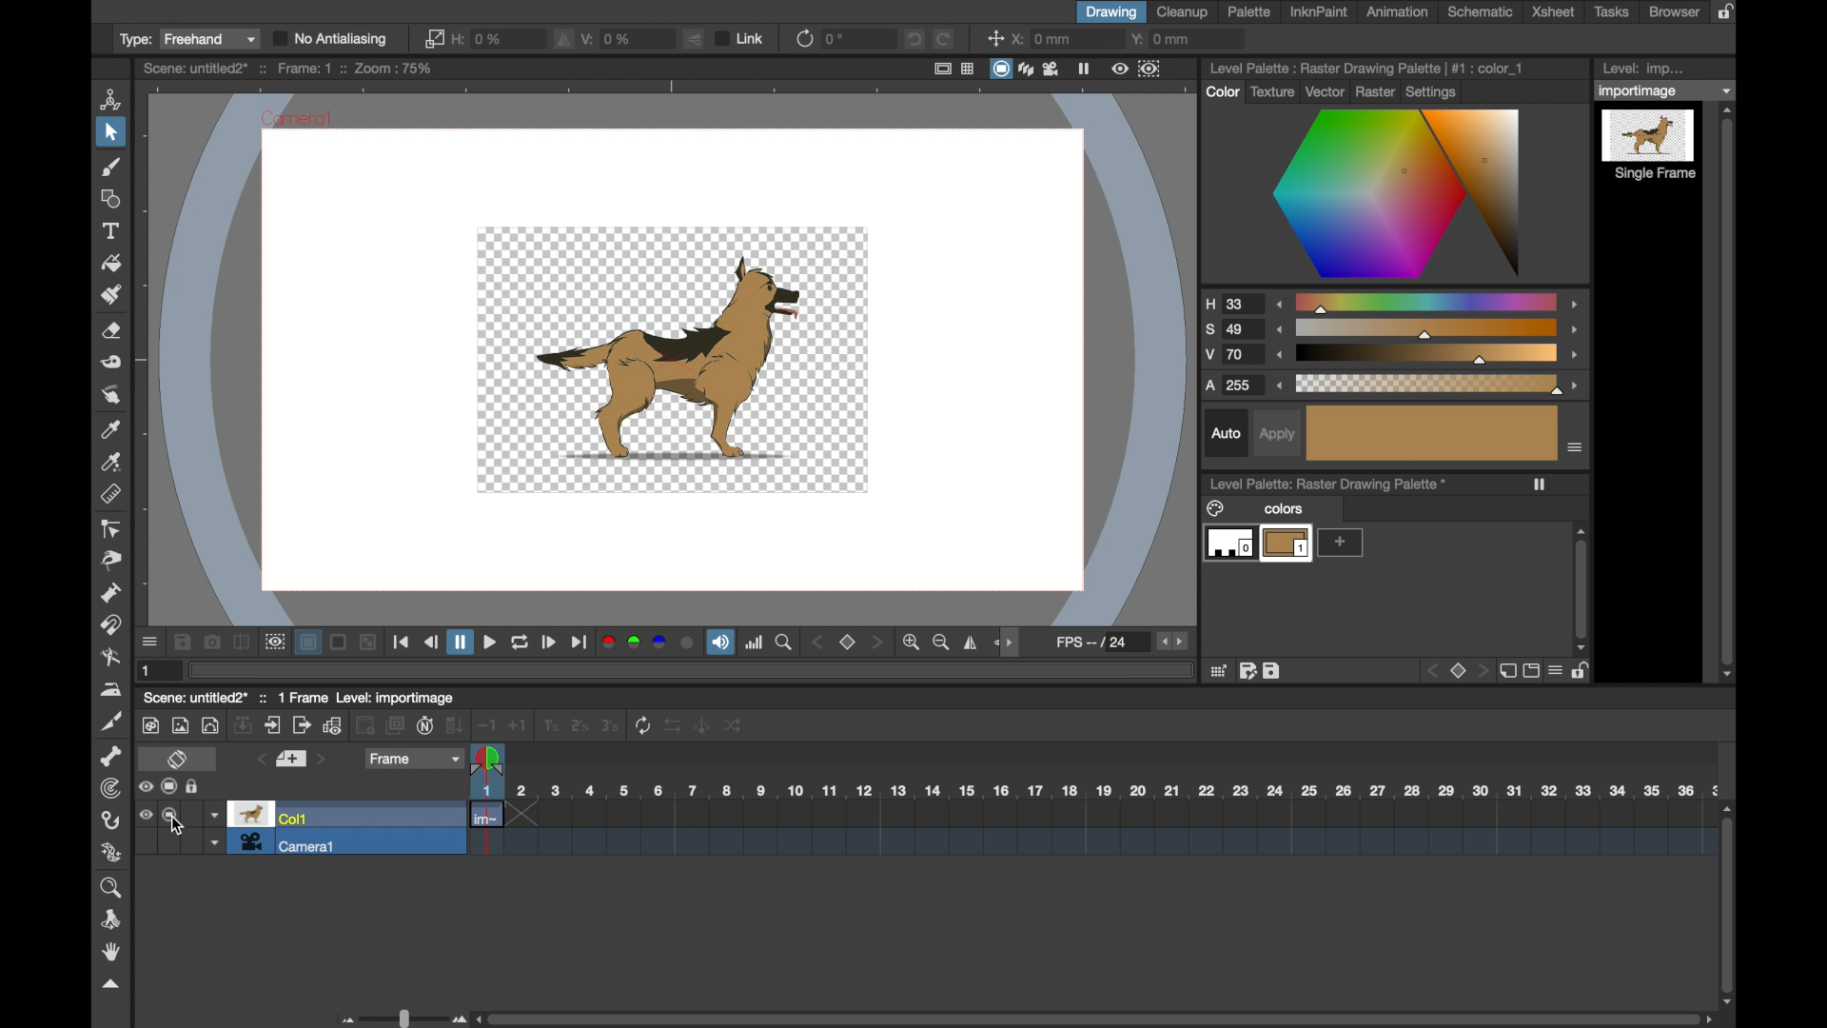 The width and height of the screenshot is (1827, 1028). I want to click on scale, so click(1428, 302).